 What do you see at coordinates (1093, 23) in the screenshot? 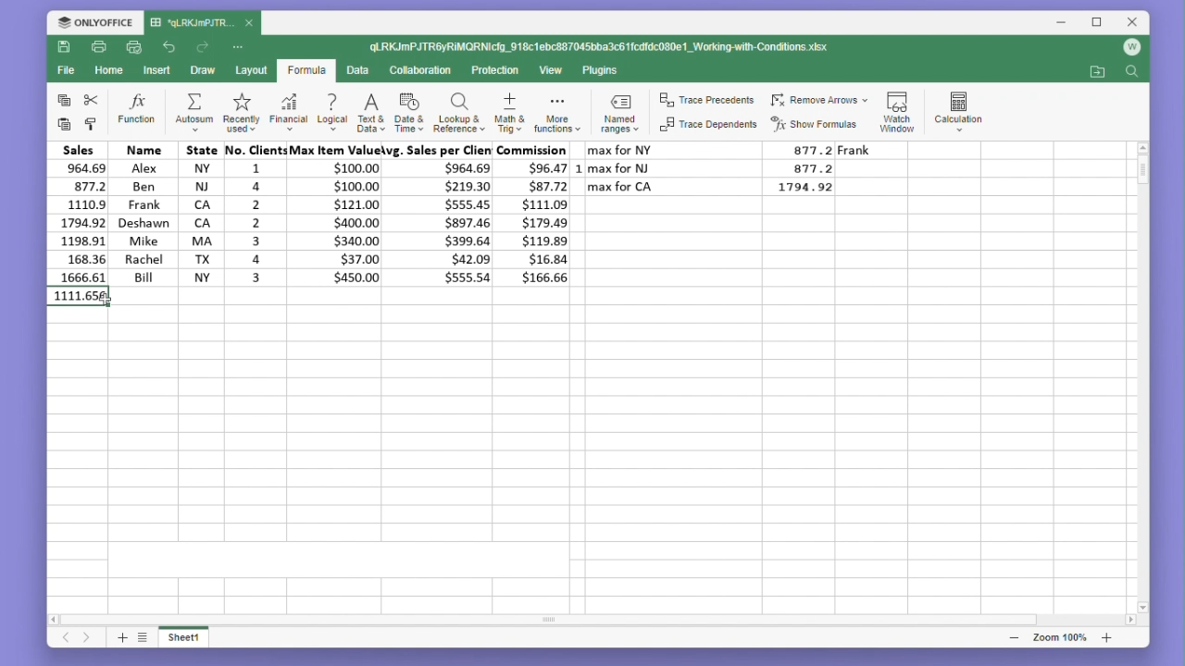
I see `Maximize` at bounding box center [1093, 23].